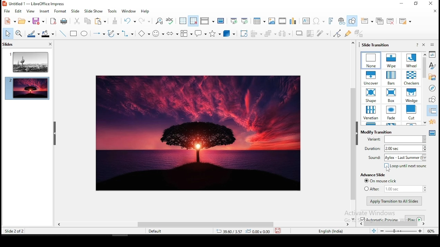 This screenshot has height=247, width=440. Describe the element at coordinates (244, 33) in the screenshot. I see `crop tool` at that location.